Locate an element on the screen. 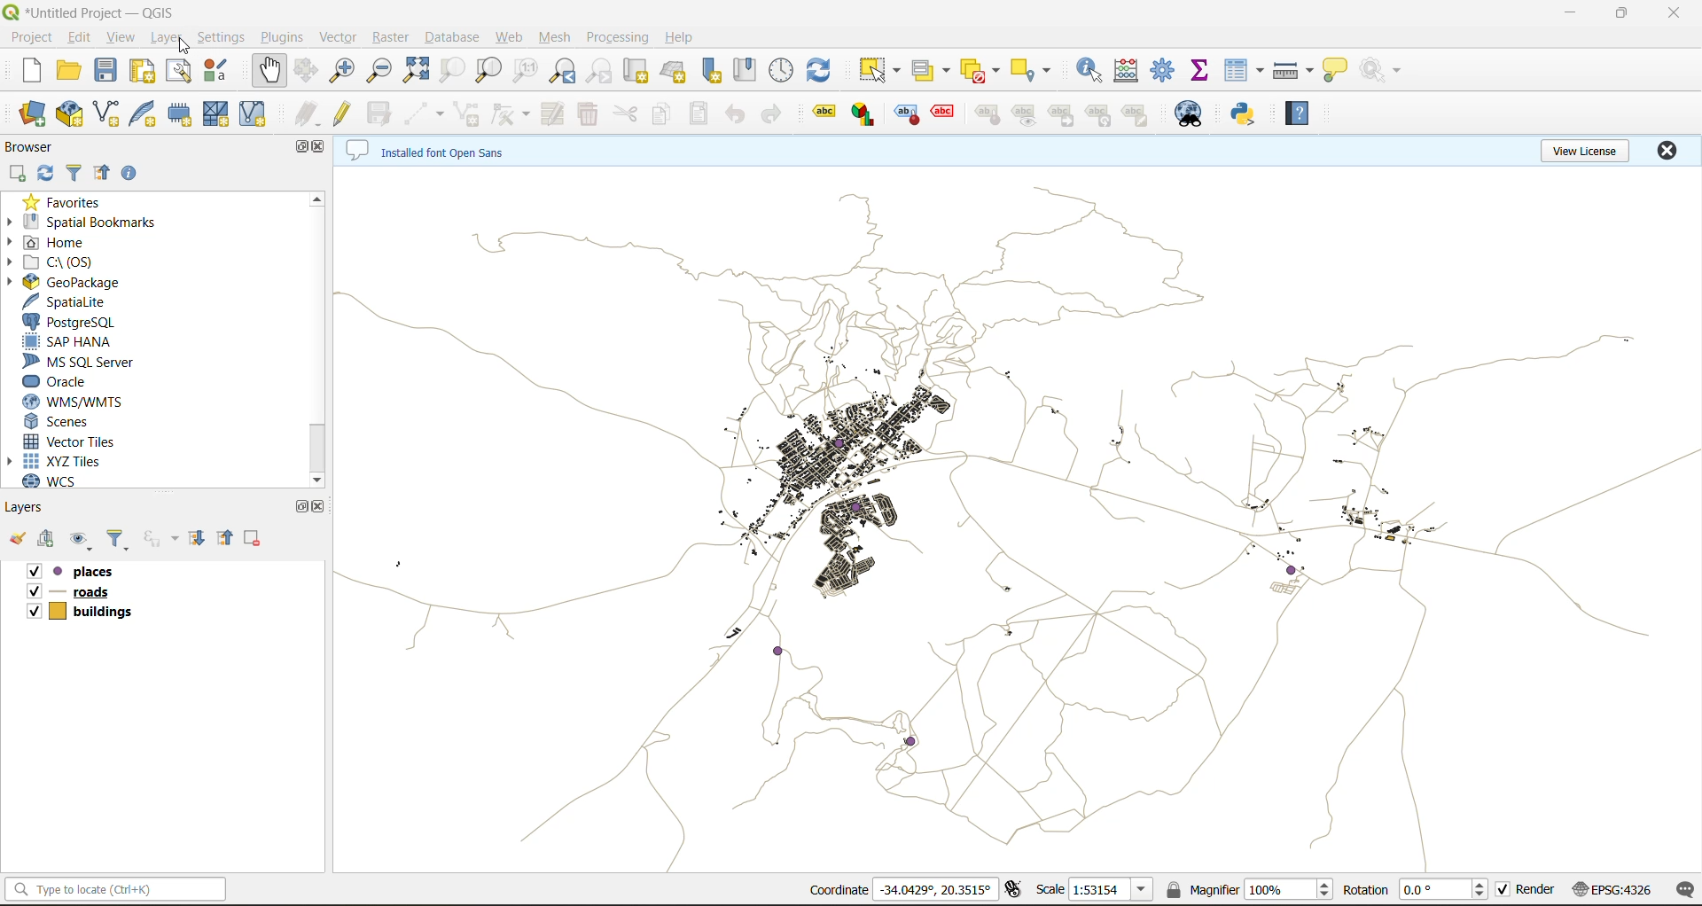 The height and width of the screenshot is (906, 1702). select value is located at coordinates (934, 72).